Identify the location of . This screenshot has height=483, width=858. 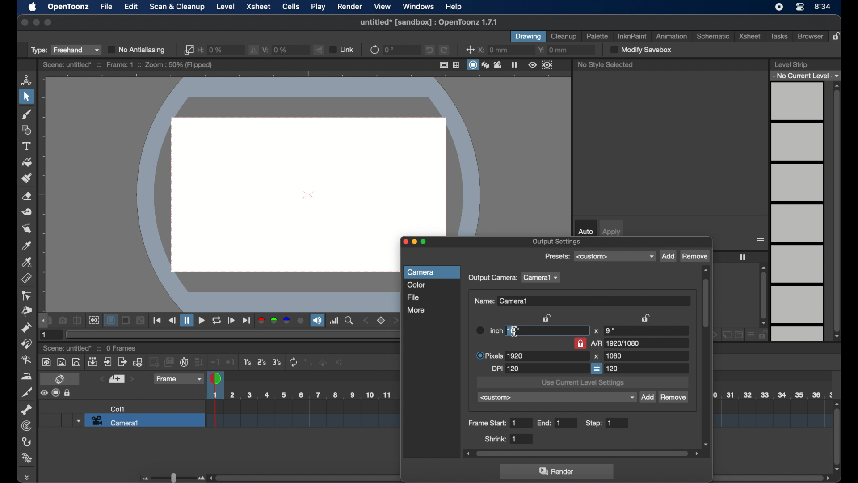
(557, 256).